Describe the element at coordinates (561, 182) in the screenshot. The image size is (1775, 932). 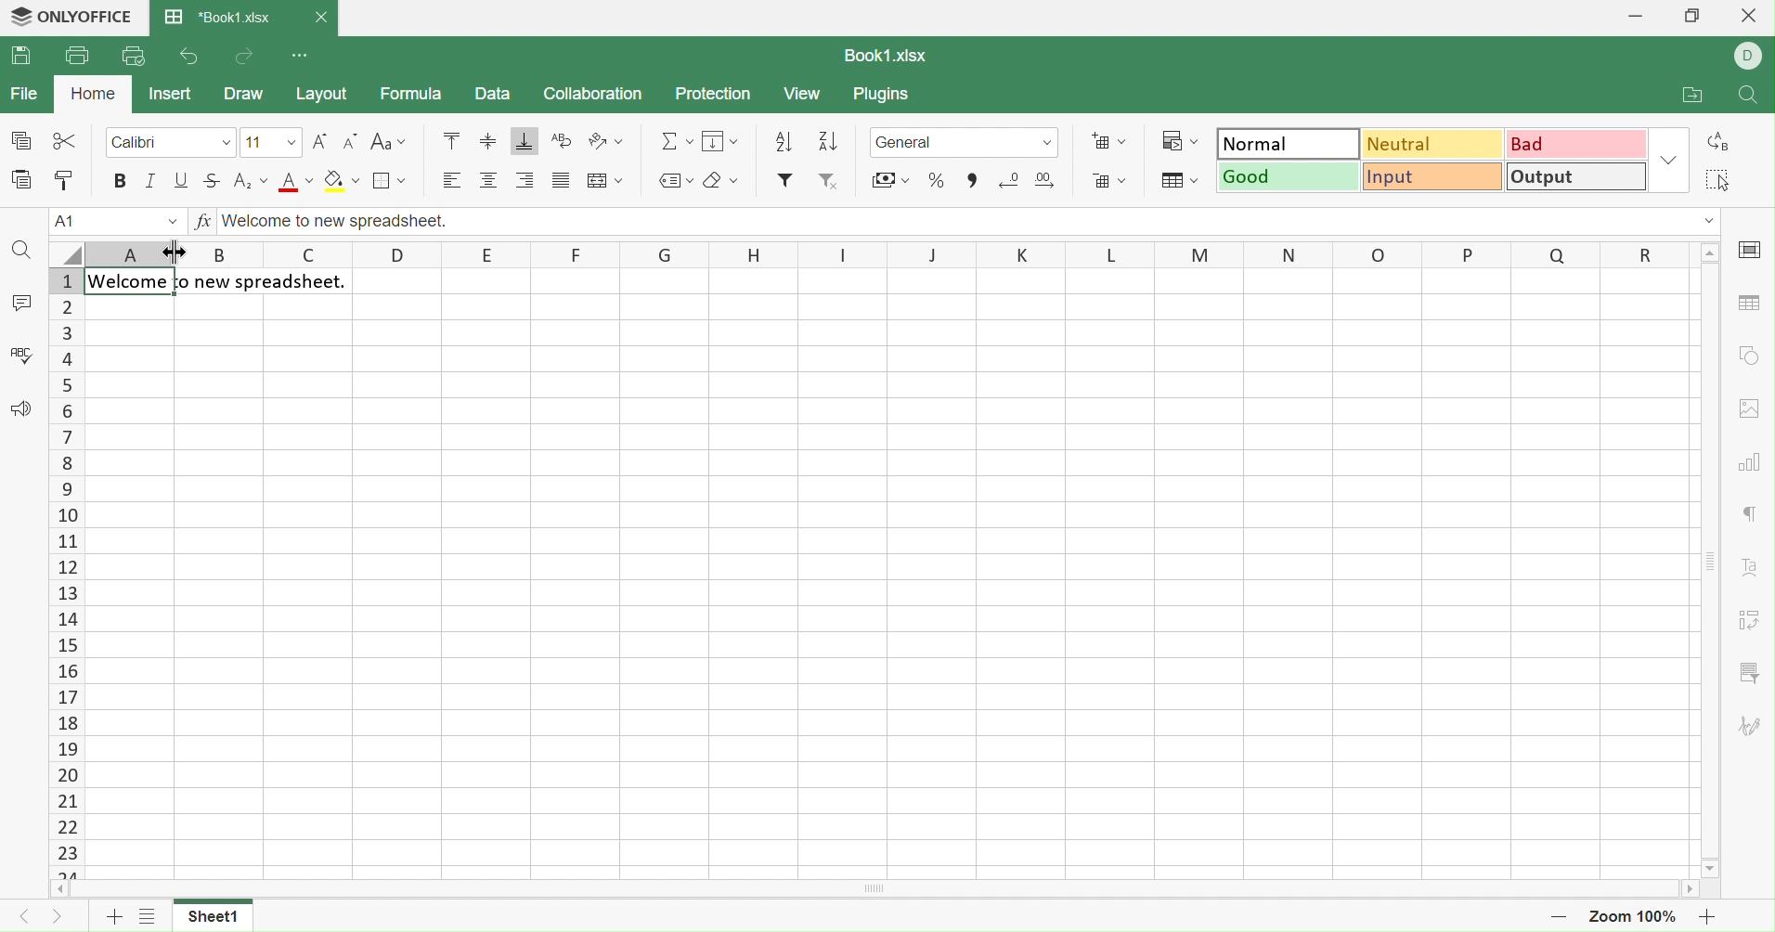
I see `Justified` at that location.